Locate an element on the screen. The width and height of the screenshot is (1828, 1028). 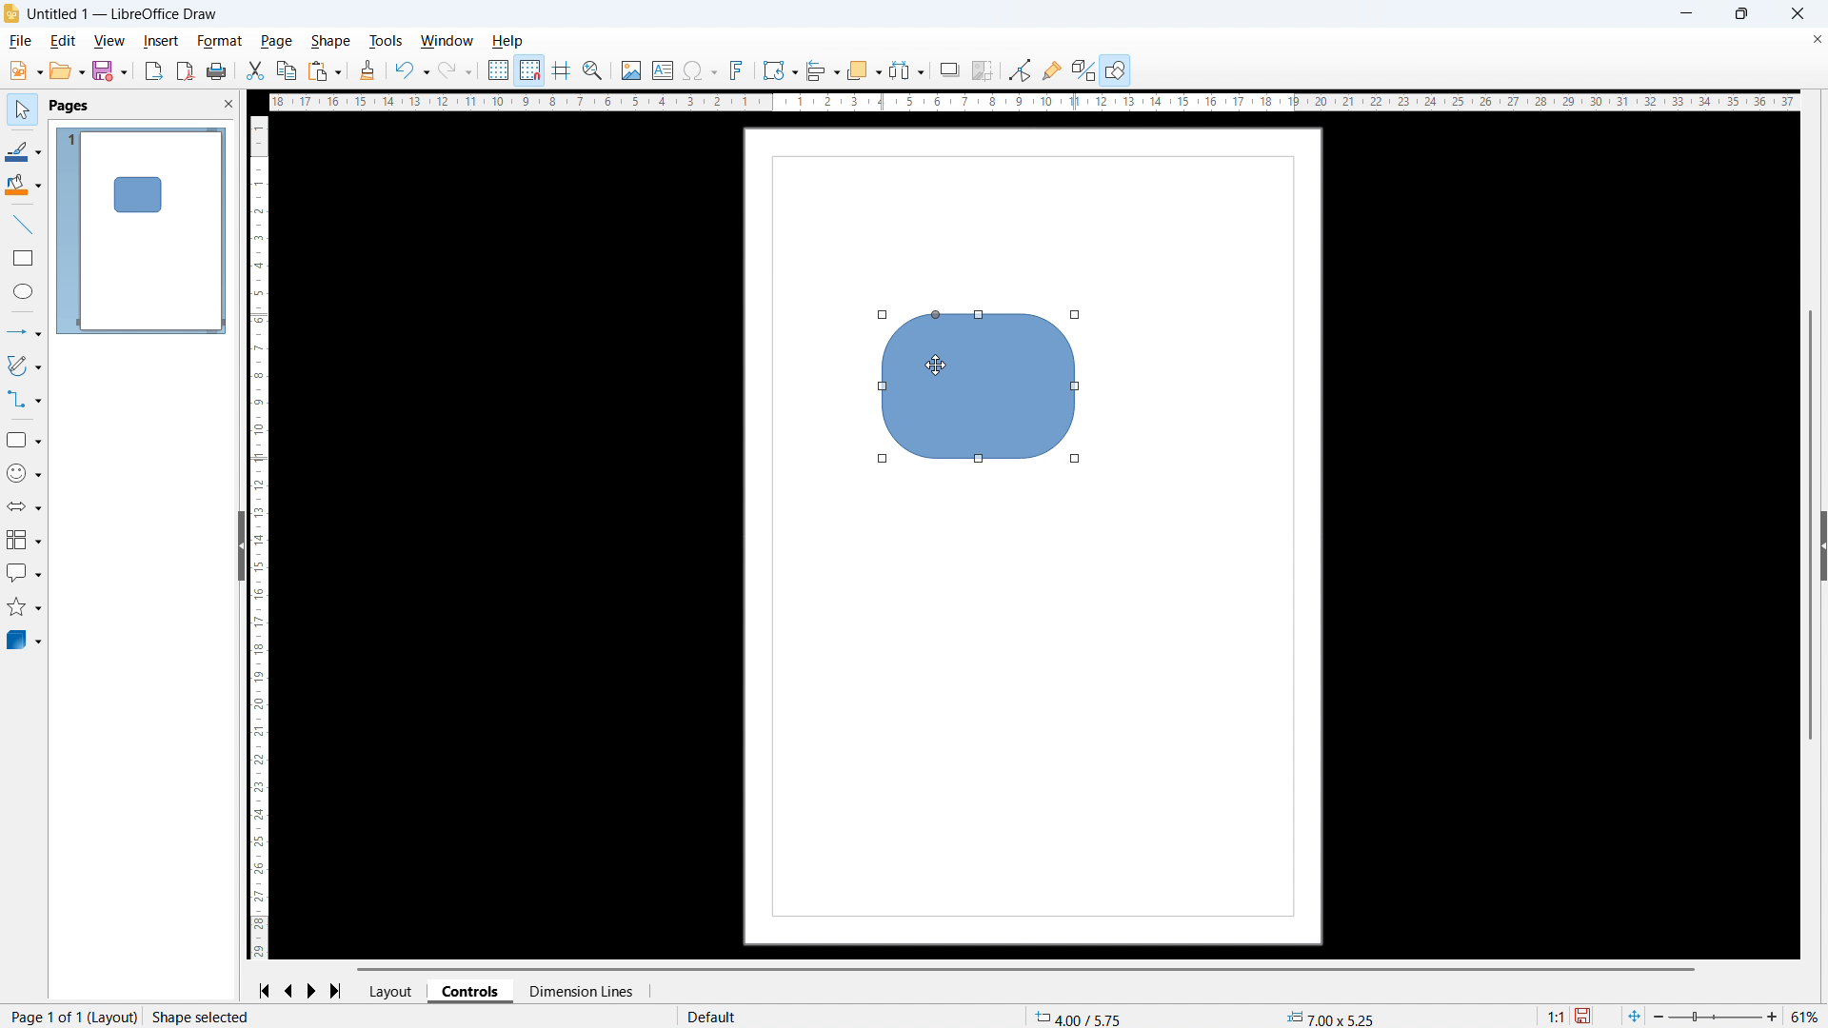
Shape selected is located at coordinates (203, 1017).